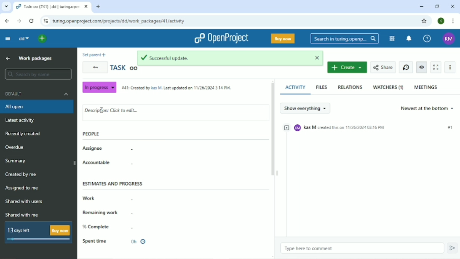 Image resolution: width=460 pixels, height=259 pixels. I want to click on Up, so click(8, 59).